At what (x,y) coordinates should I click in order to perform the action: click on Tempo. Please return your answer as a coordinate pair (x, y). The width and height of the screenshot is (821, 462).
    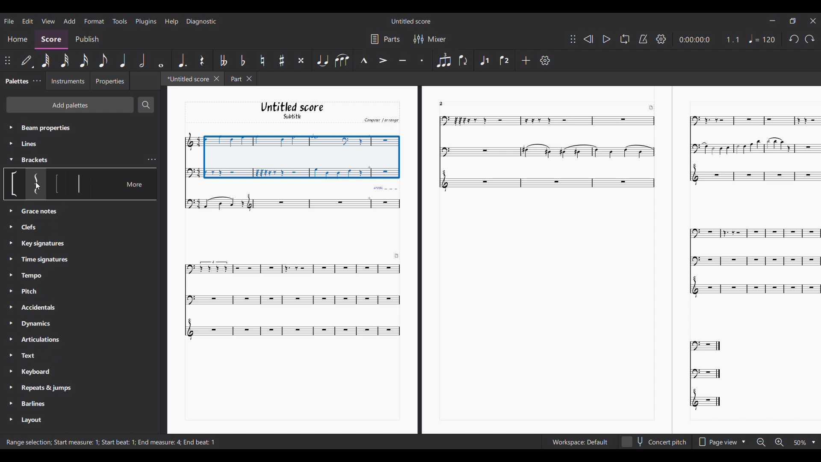
    Looking at the image, I should click on (35, 275).